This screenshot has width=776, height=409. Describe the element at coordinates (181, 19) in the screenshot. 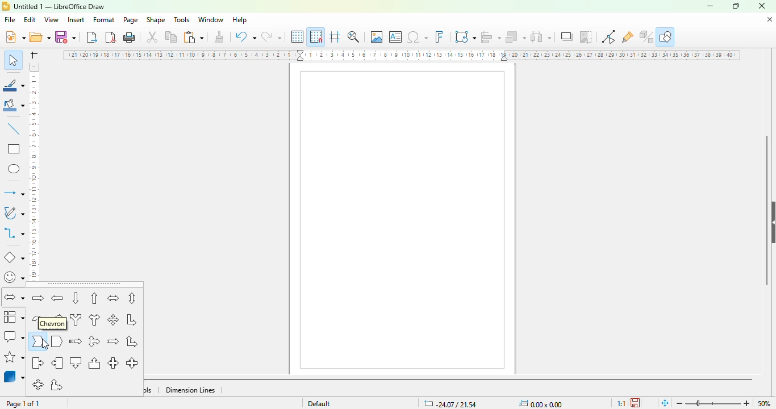

I see `tools` at that location.